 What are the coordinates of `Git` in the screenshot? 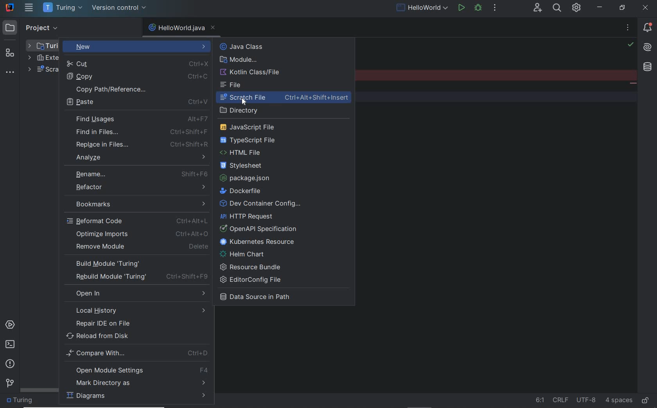 It's located at (10, 382).